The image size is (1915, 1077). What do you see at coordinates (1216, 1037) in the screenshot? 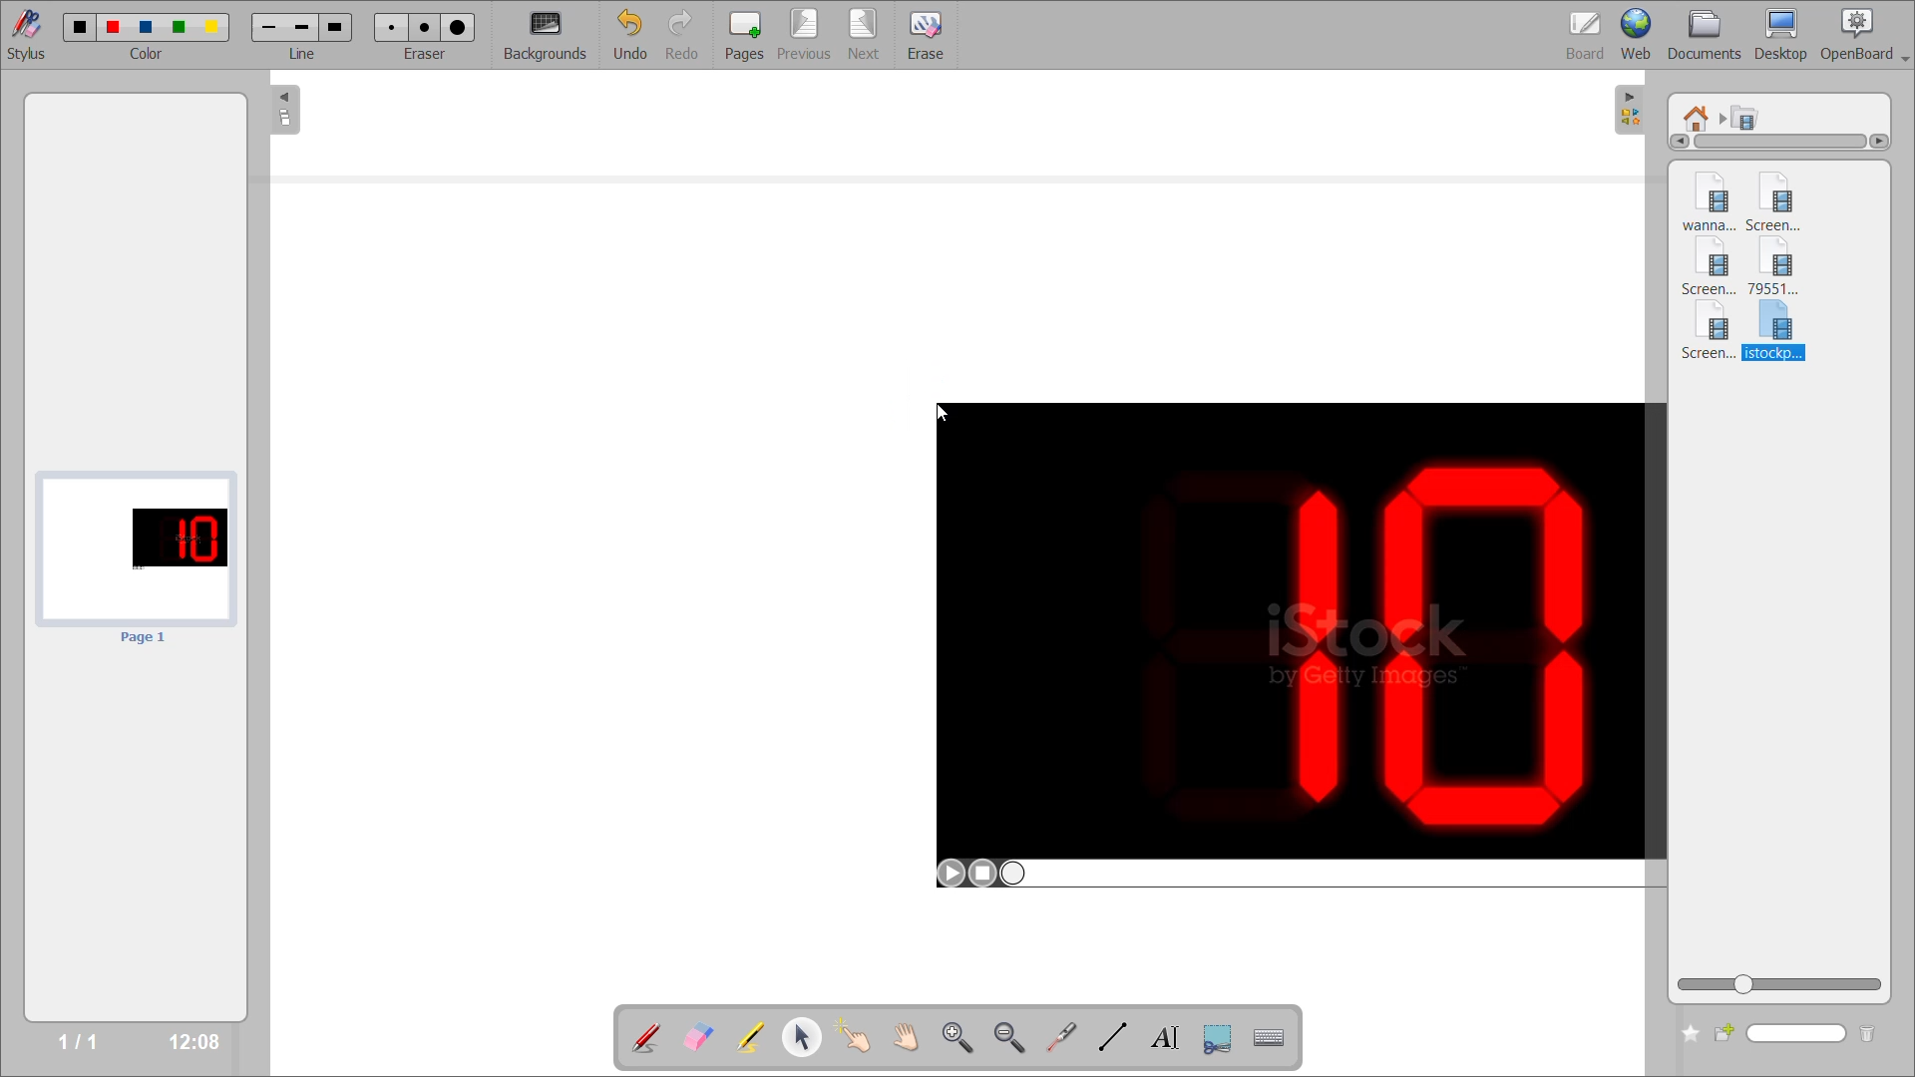
I see `capture part of screen` at bounding box center [1216, 1037].